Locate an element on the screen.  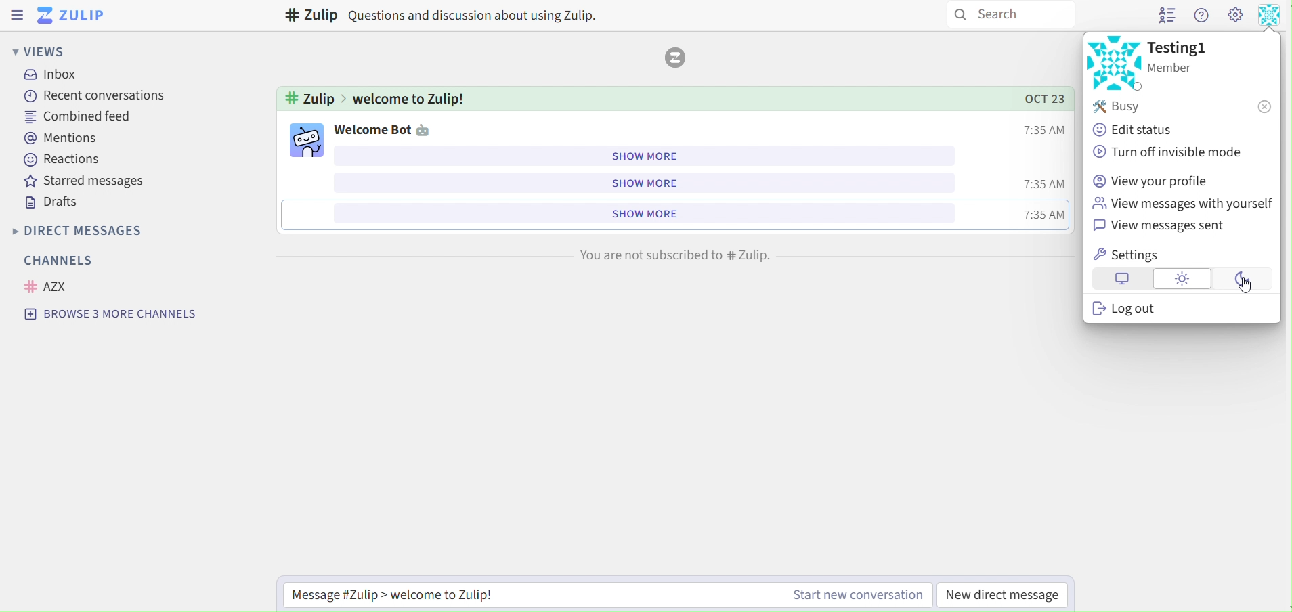
time is located at coordinates (1043, 214).